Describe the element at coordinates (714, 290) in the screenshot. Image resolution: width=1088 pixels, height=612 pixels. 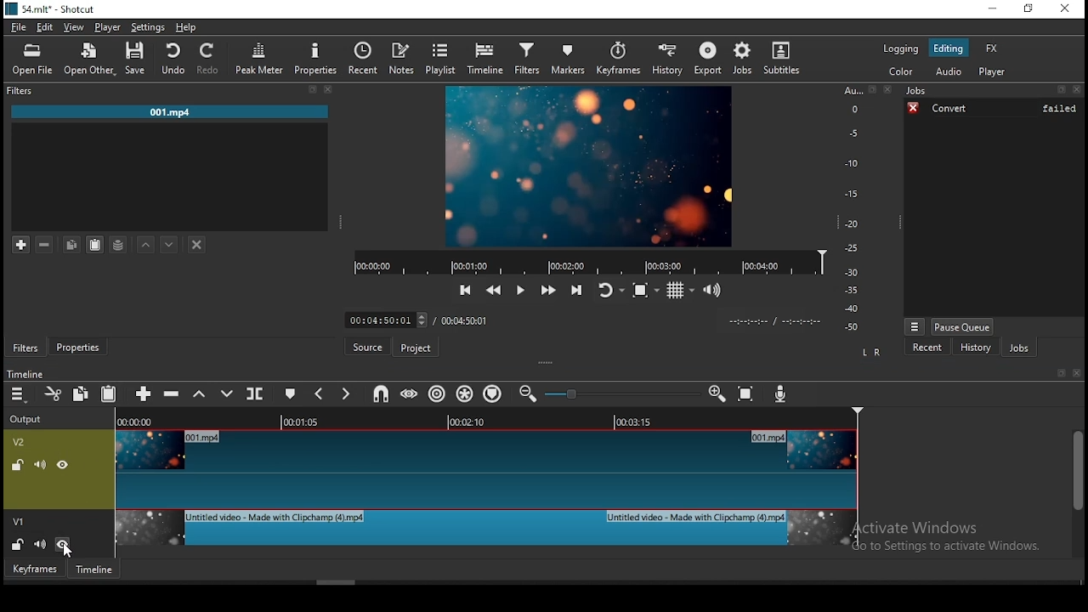
I see `volume control` at that location.